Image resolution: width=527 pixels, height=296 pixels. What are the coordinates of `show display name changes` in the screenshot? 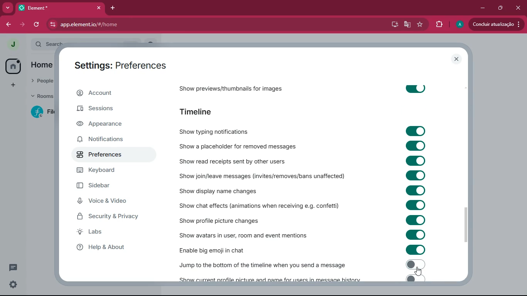 It's located at (222, 190).